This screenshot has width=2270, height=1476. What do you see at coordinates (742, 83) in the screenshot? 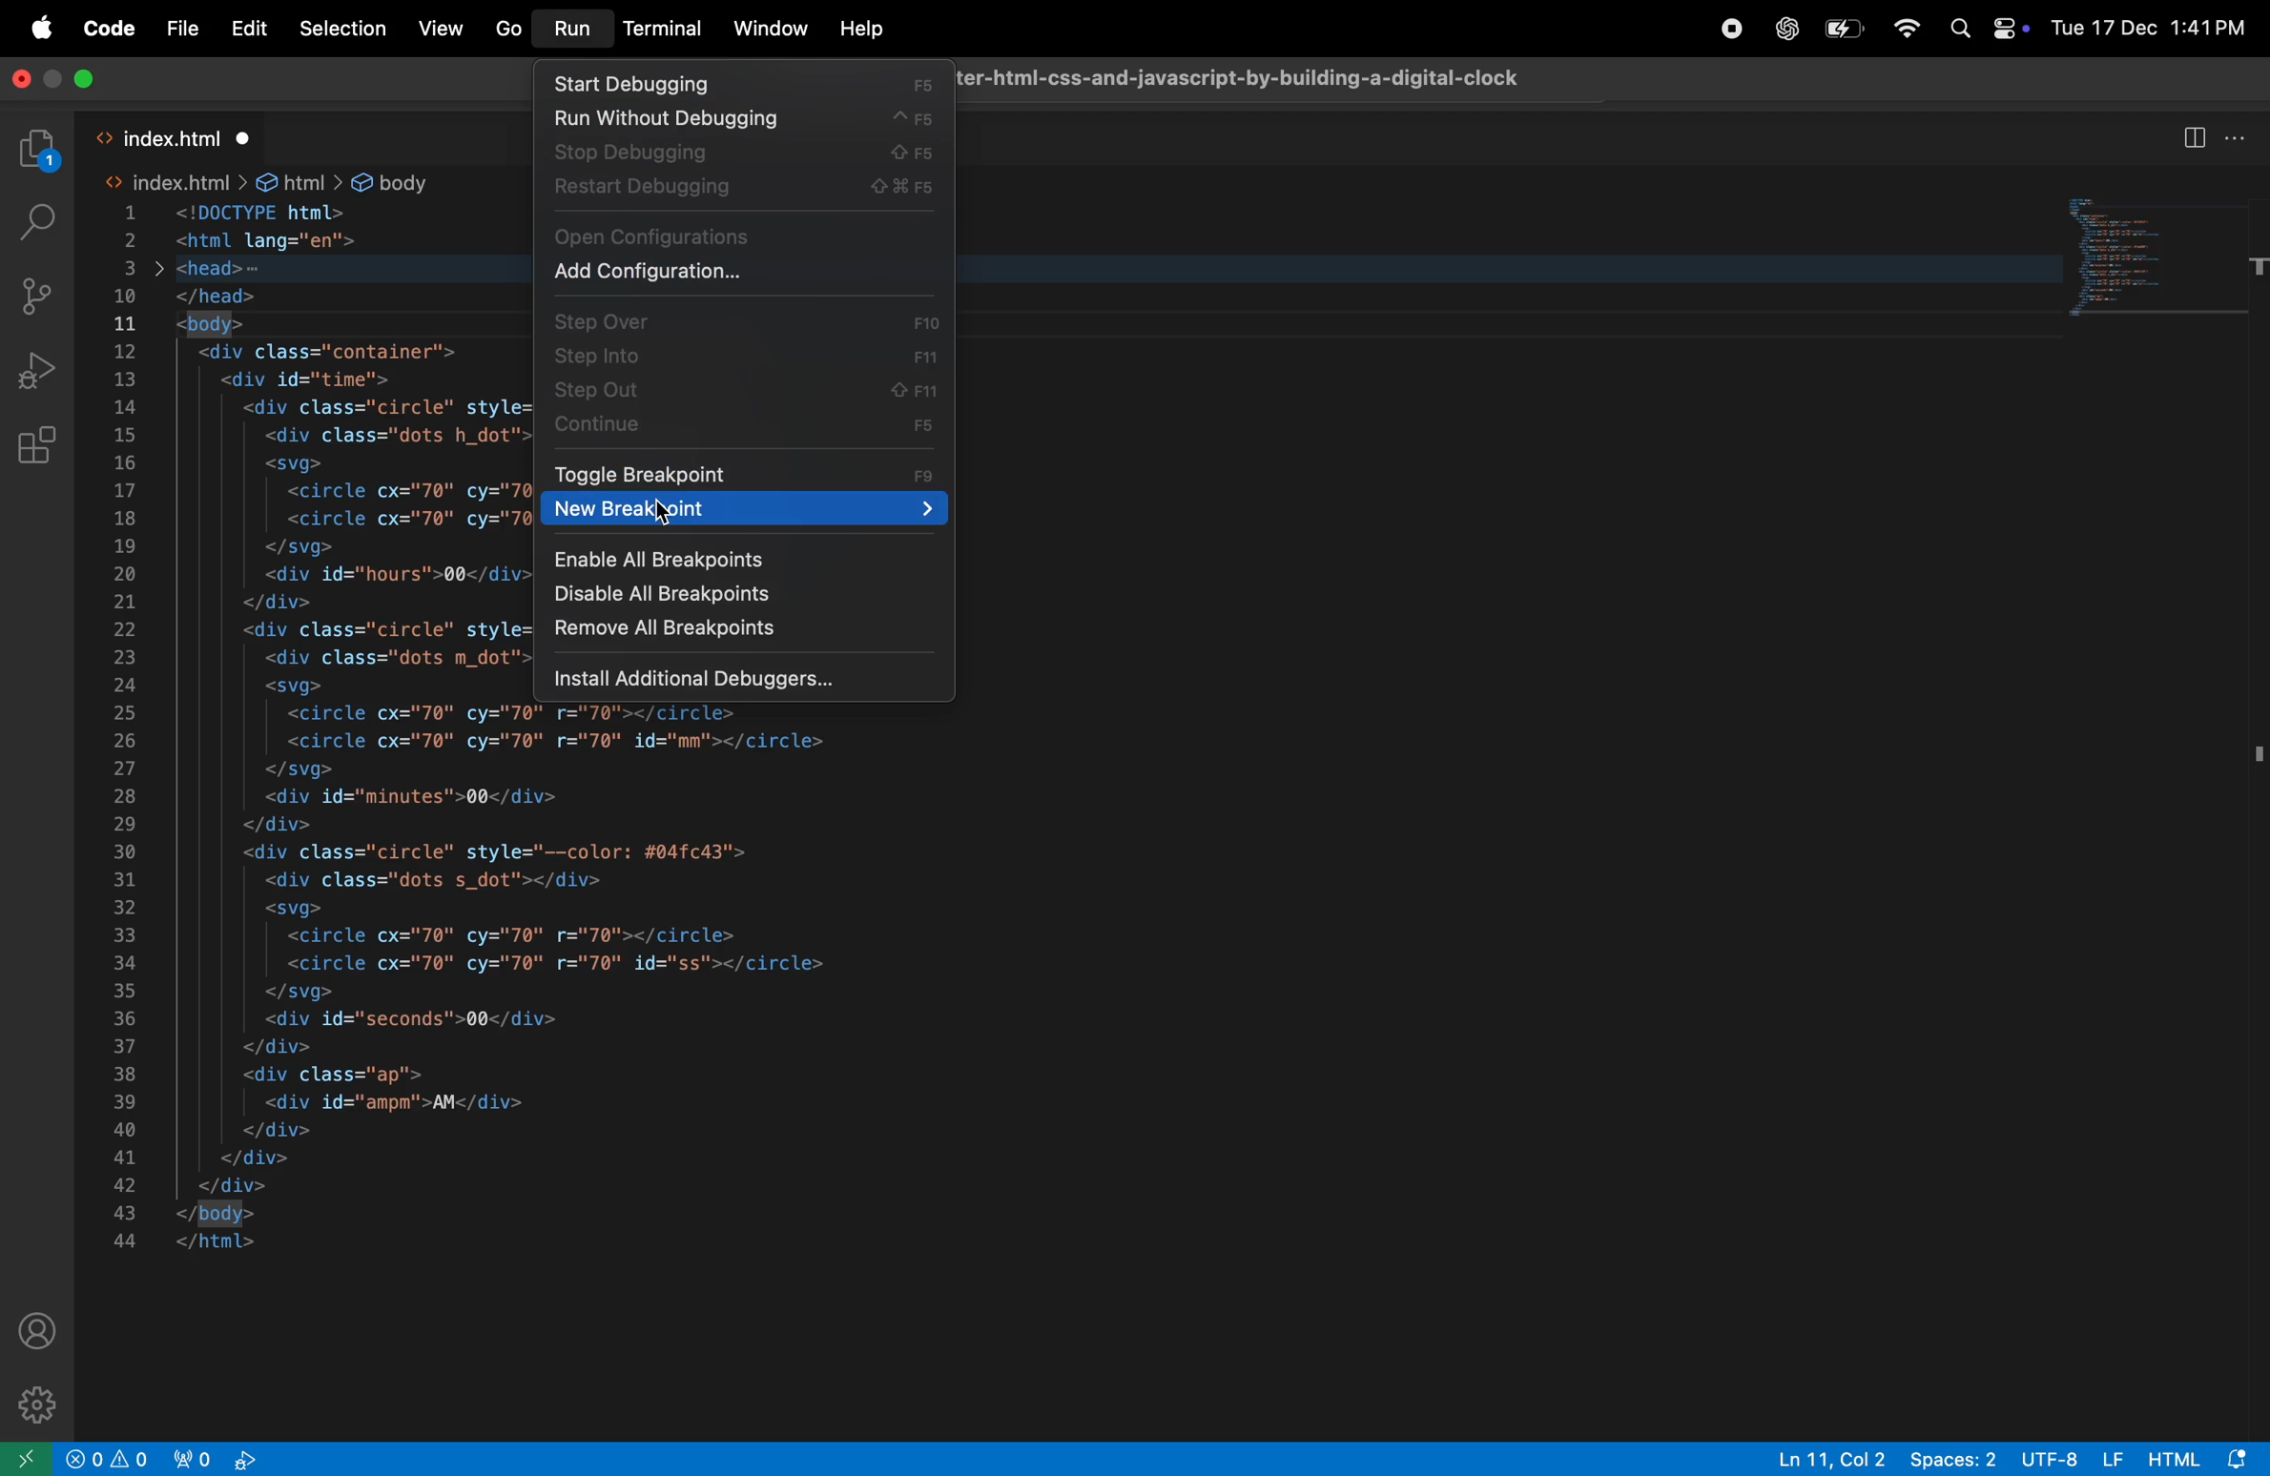
I see `start debugging` at bounding box center [742, 83].